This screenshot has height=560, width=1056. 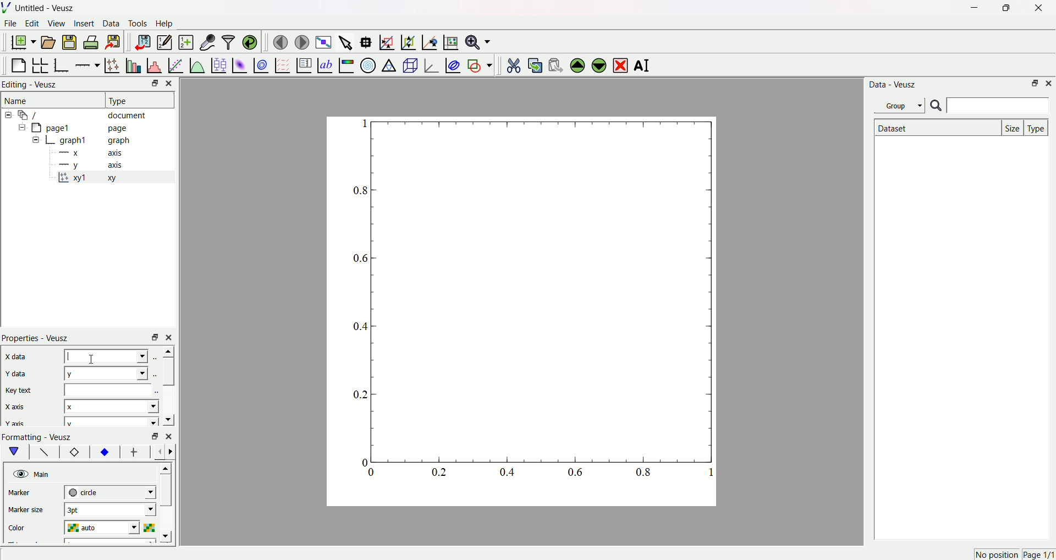 I want to click on fit a function, so click(x=175, y=64).